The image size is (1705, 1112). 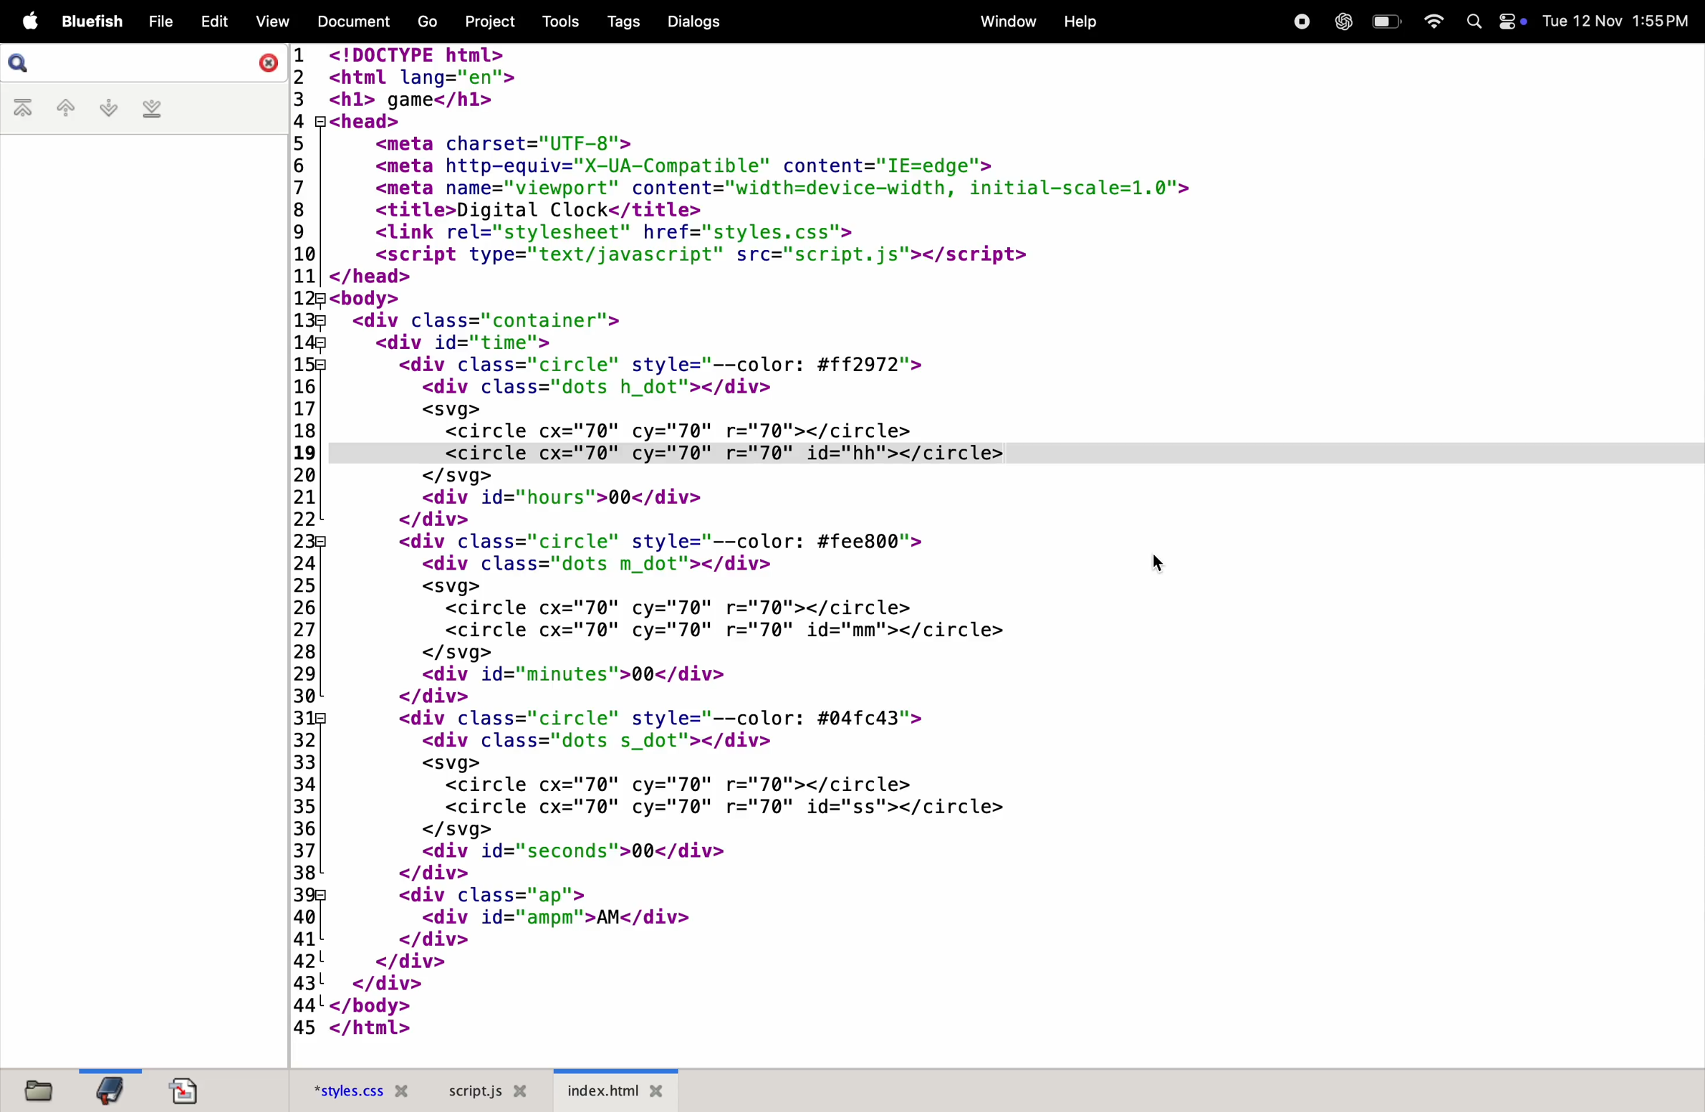 I want to click on files, so click(x=39, y=1091).